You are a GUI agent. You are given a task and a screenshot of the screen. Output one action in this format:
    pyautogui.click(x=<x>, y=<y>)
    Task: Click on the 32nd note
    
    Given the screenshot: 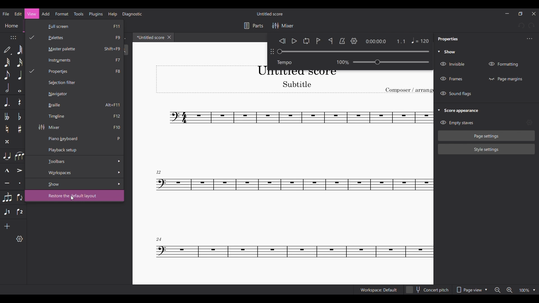 What is the action you would take?
    pyautogui.click(x=7, y=62)
    